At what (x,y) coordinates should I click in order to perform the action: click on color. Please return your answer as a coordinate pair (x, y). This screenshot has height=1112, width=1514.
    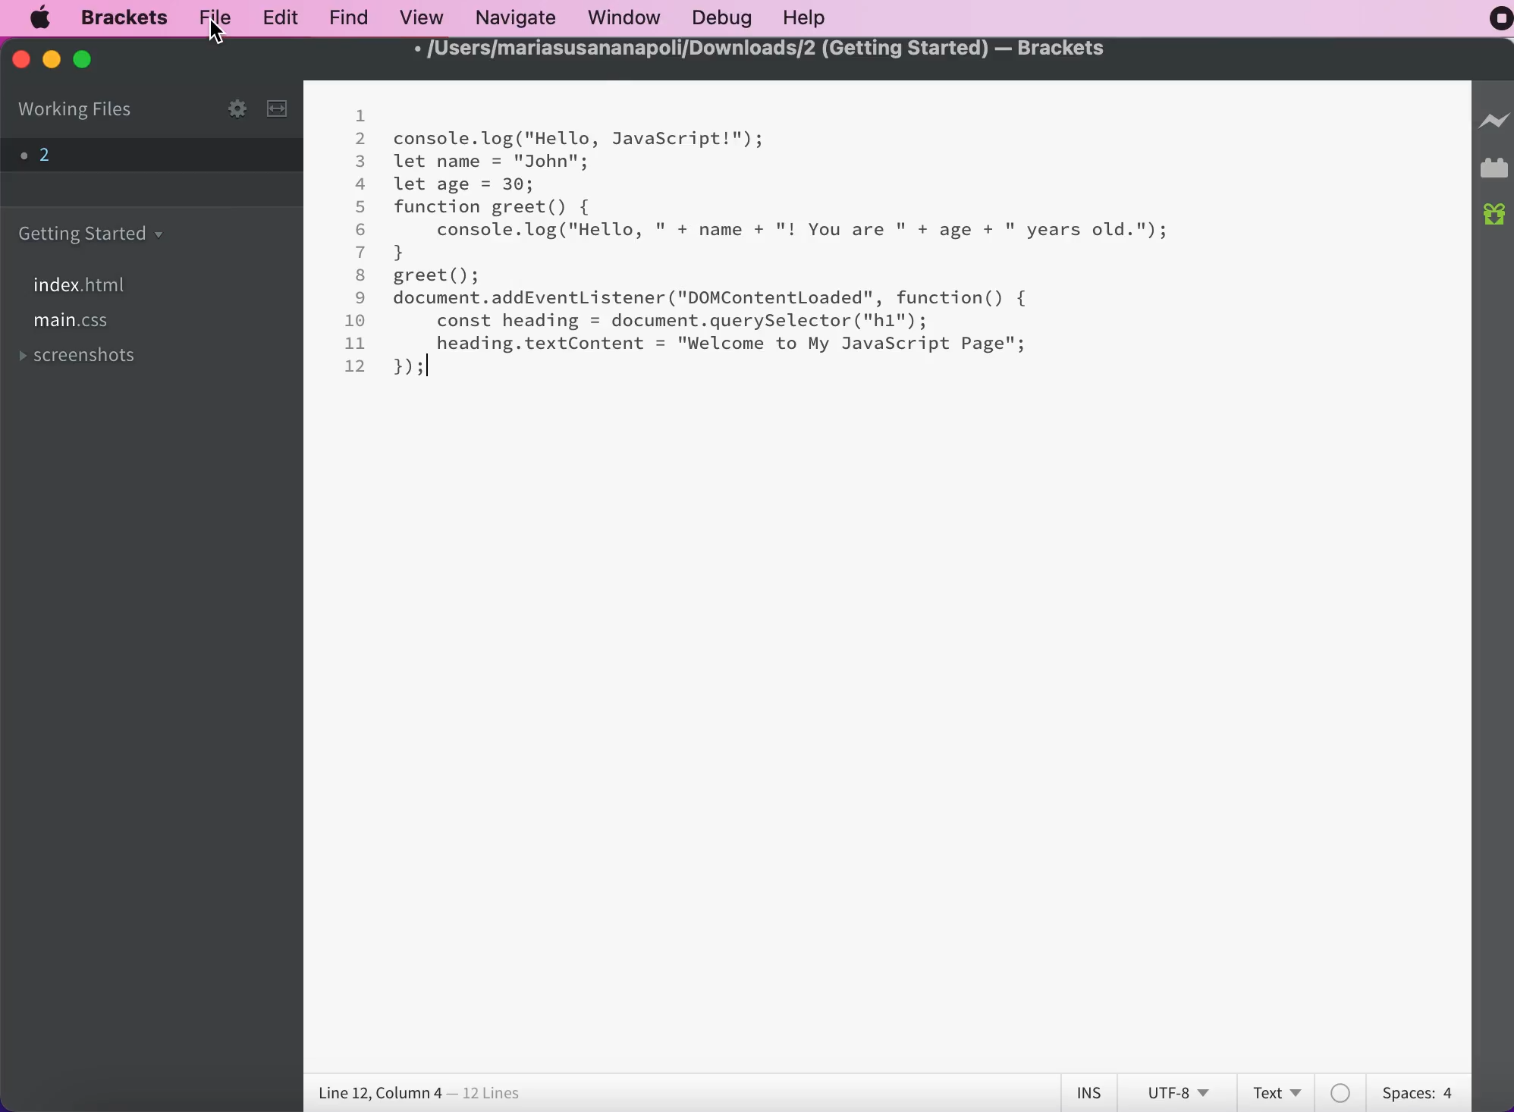
    Looking at the image, I should click on (1343, 1092).